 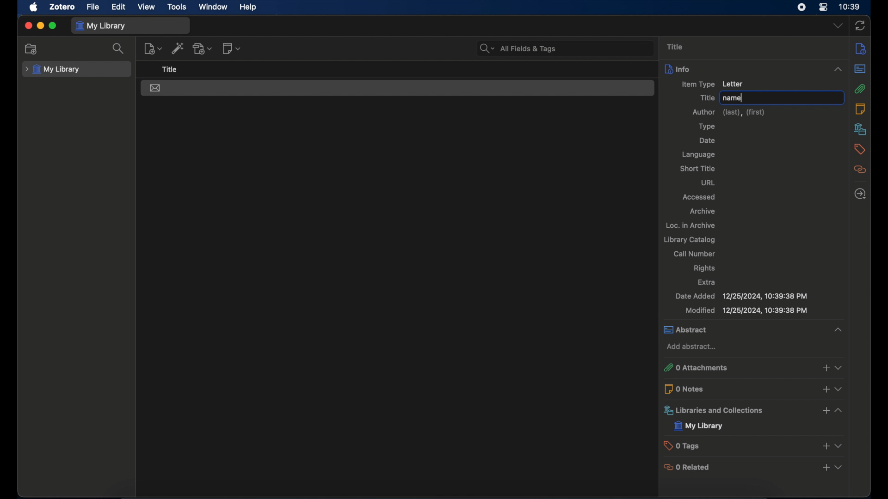 What do you see at coordinates (119, 6) in the screenshot?
I see `edit` at bounding box center [119, 6].